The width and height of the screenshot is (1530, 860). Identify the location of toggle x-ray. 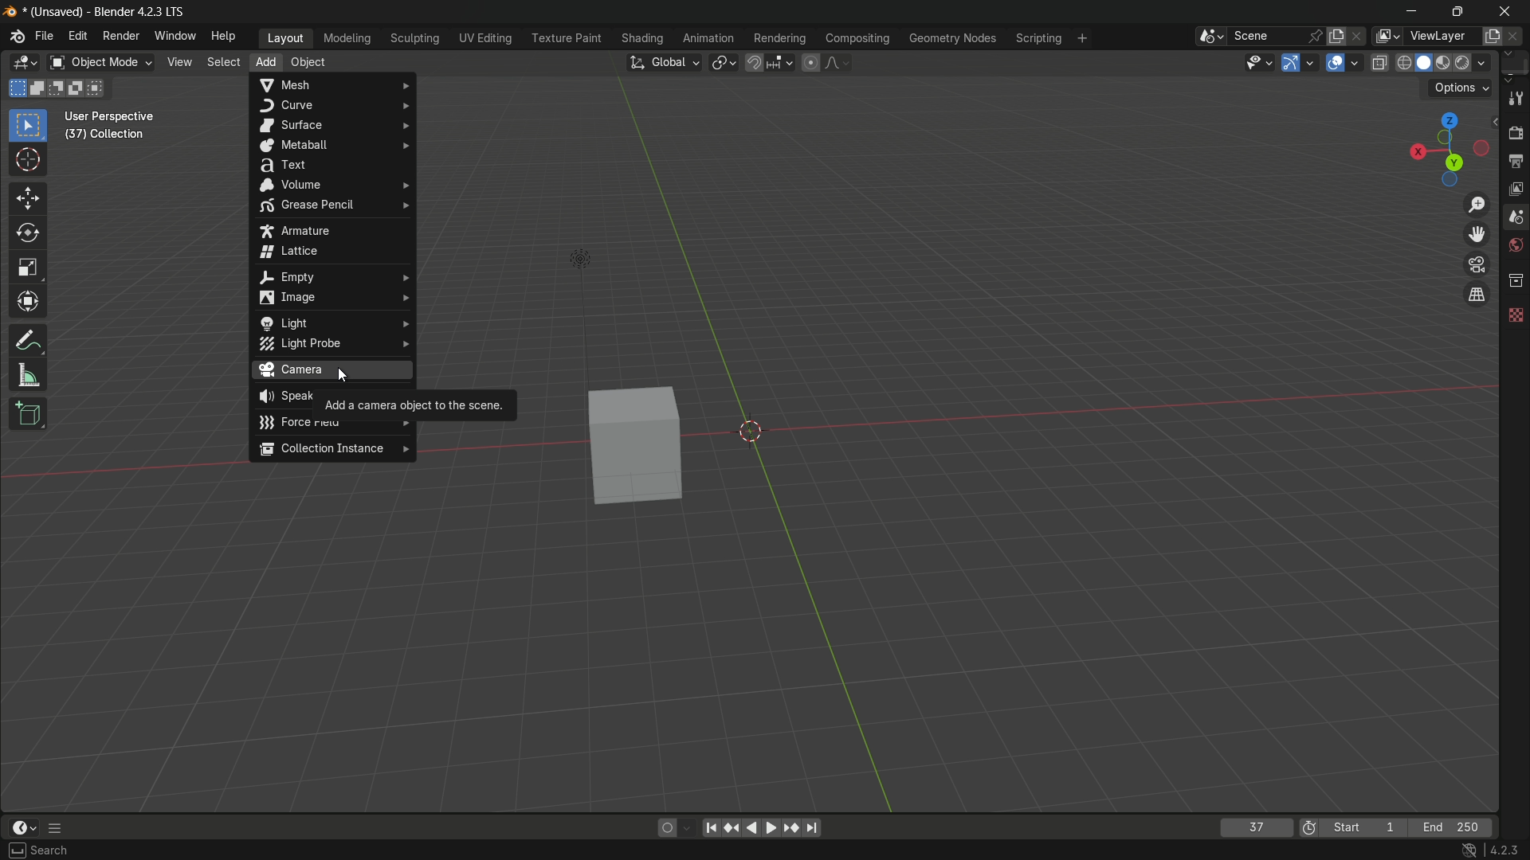
(1381, 63).